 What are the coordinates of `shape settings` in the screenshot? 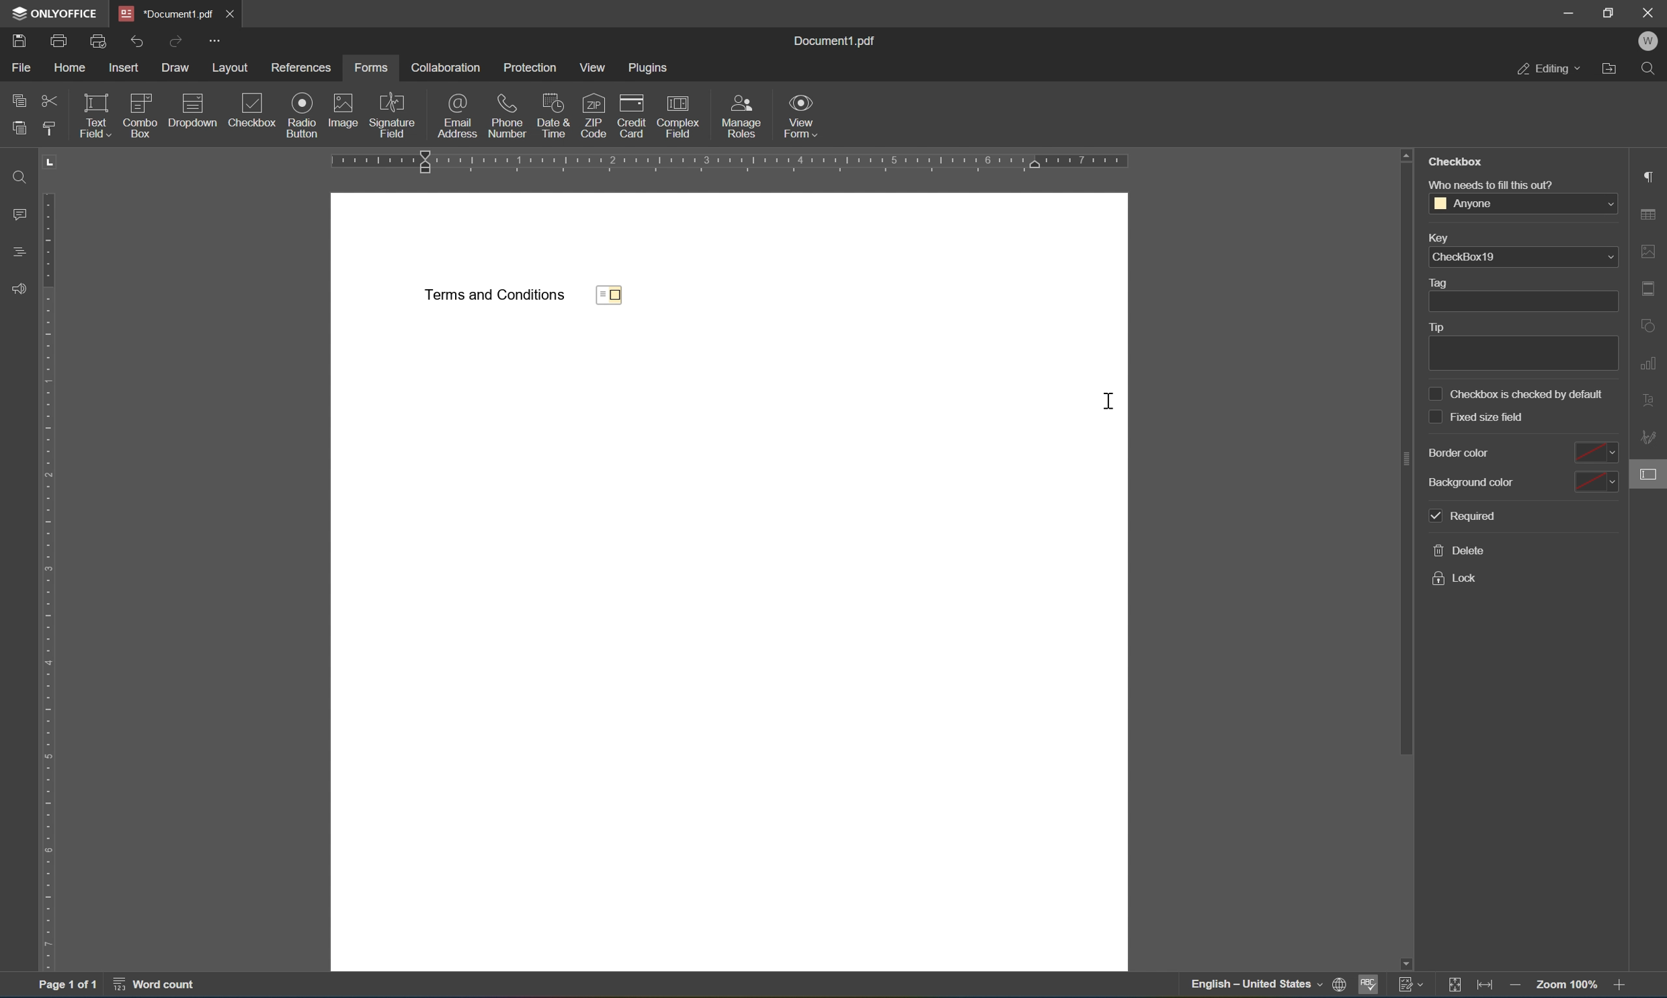 It's located at (1652, 326).